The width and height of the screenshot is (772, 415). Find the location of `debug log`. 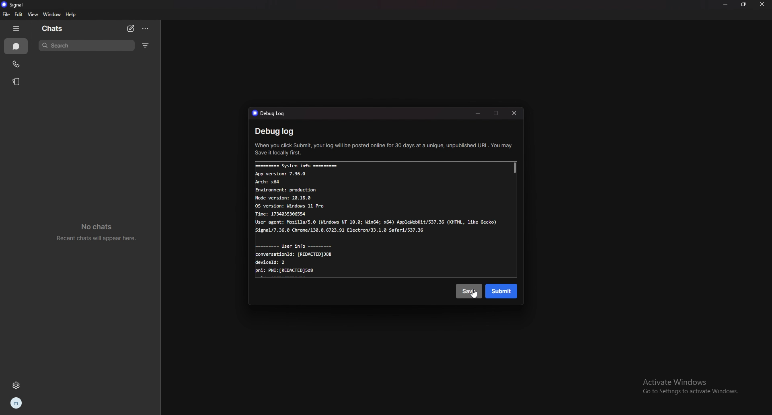

debug log is located at coordinates (276, 131).